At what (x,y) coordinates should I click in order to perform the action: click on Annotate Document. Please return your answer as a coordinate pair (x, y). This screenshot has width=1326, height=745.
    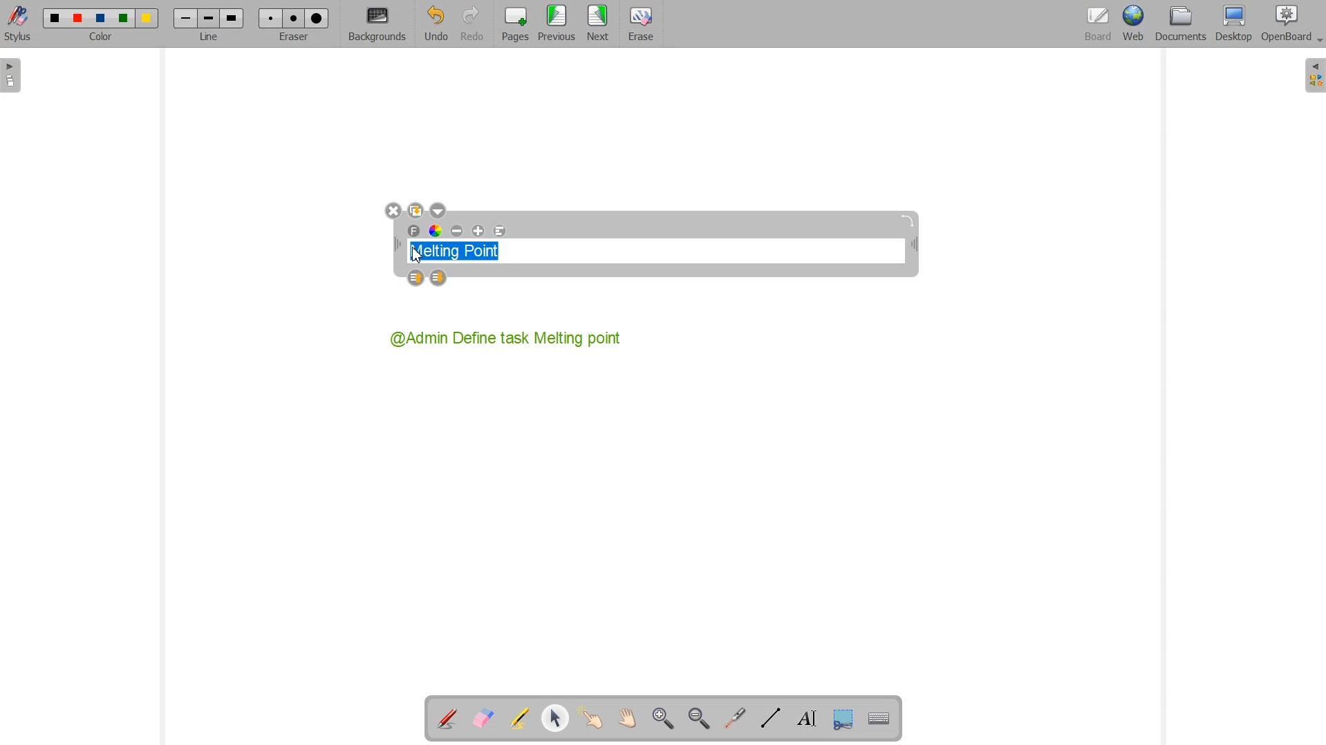
    Looking at the image, I should click on (447, 719).